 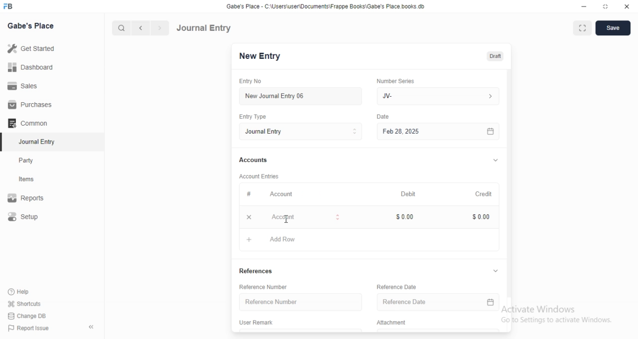 I want to click on Add Row, so click(x=275, y=240).